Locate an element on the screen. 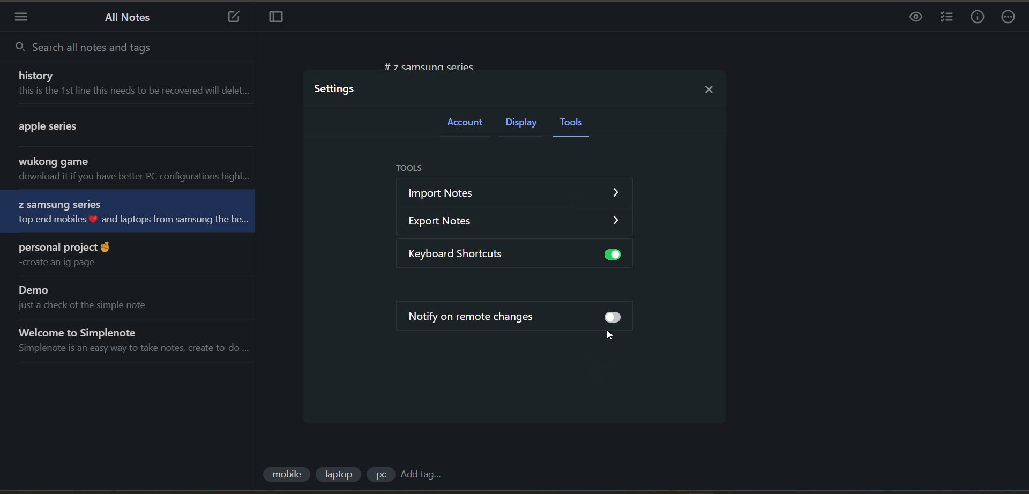 The width and height of the screenshot is (1029, 494). note title and preview is located at coordinates (70, 256).